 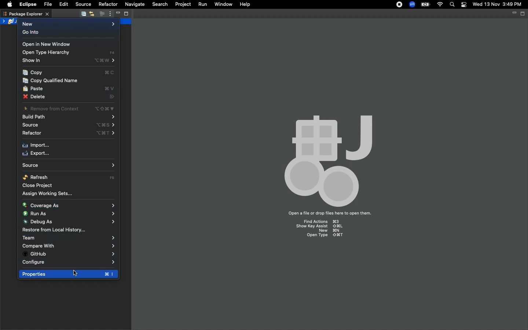 What do you see at coordinates (108, 4) in the screenshot?
I see `Refactor` at bounding box center [108, 4].